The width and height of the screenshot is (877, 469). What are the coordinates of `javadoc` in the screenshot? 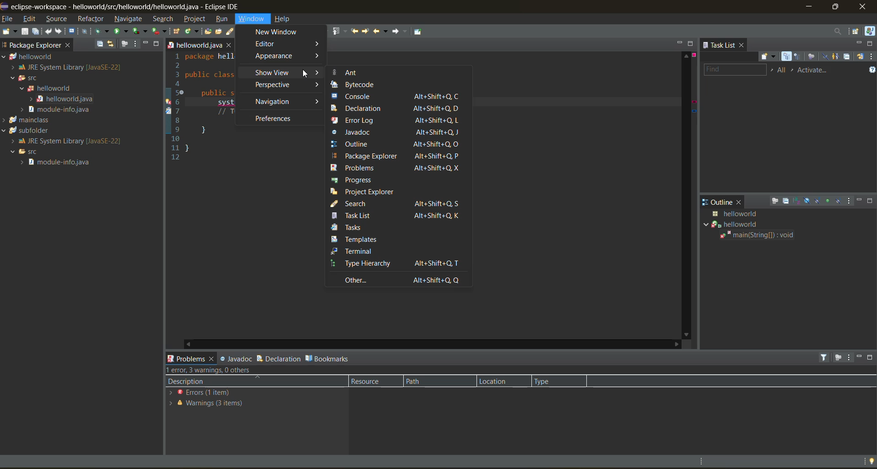 It's located at (236, 358).